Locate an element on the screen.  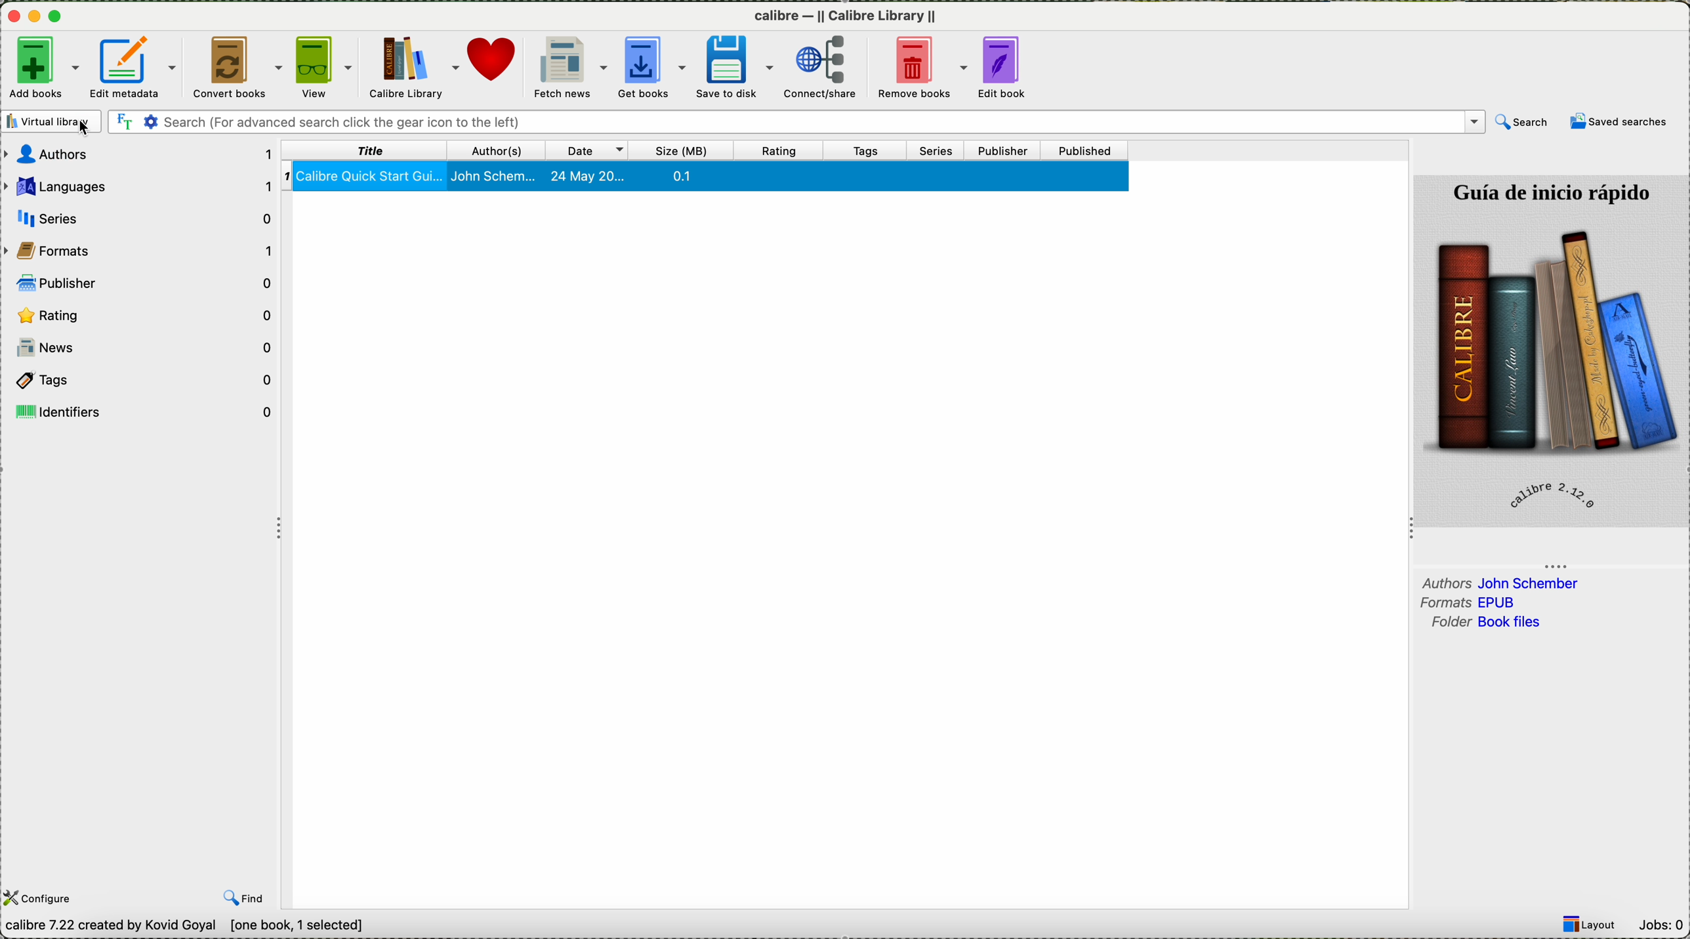
tags is located at coordinates (144, 381).